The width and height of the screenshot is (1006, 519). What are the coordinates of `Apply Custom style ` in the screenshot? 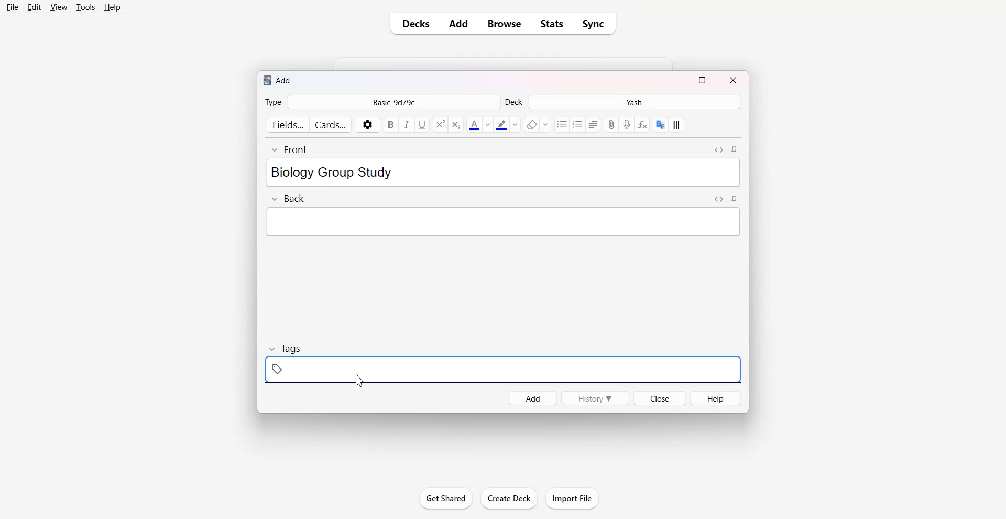 It's located at (676, 125).